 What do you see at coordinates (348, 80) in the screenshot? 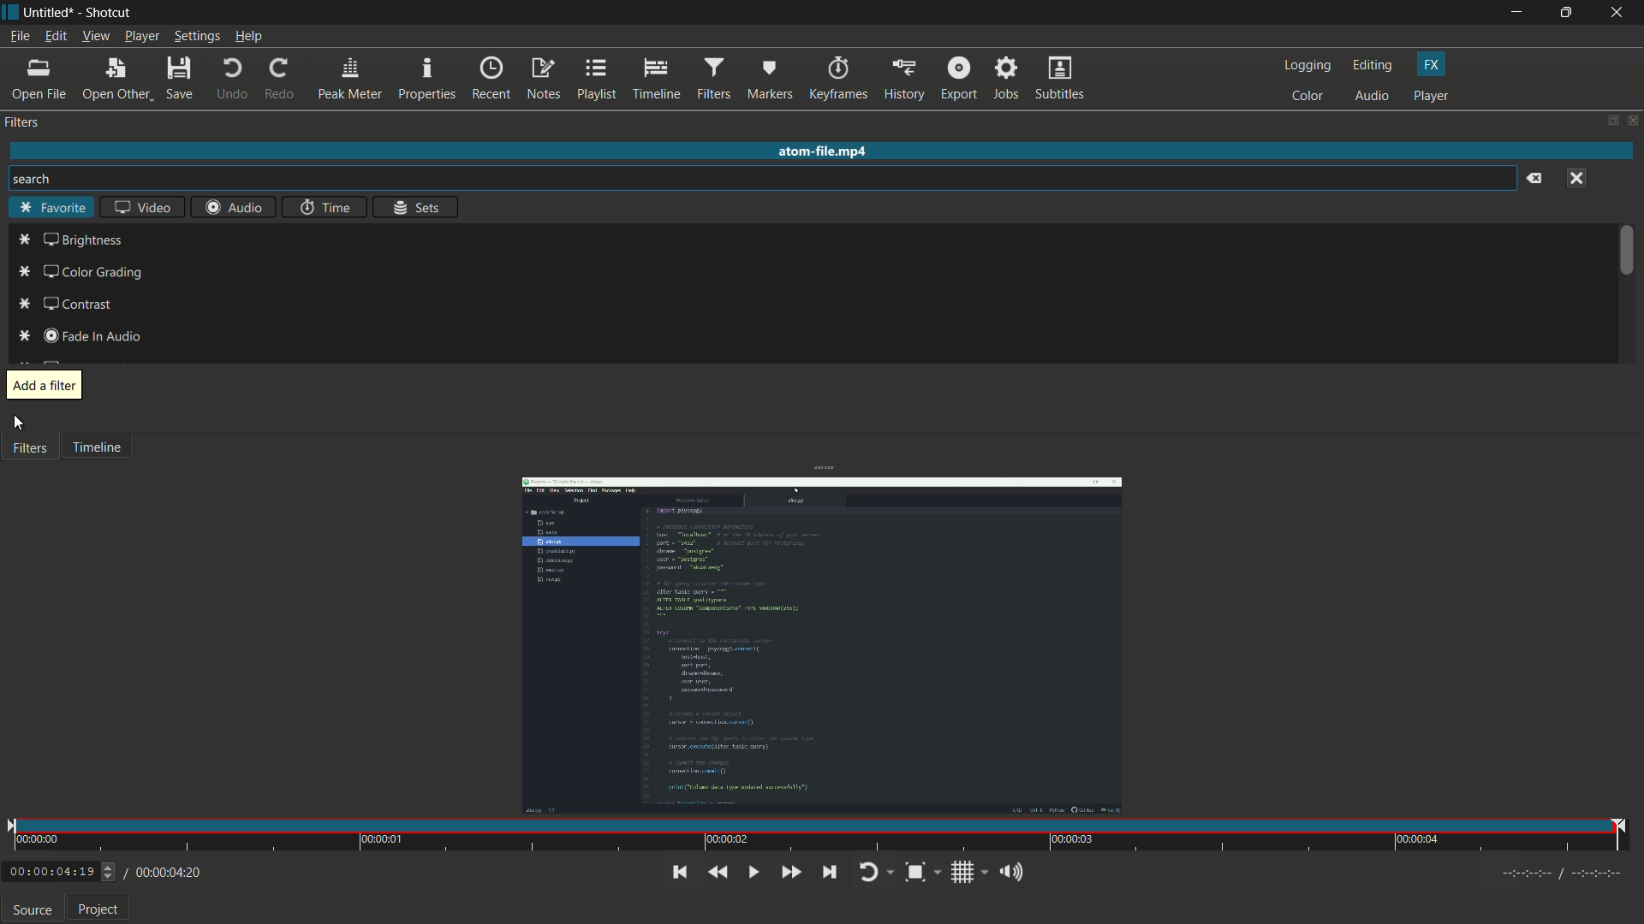
I see `peak meter` at bounding box center [348, 80].